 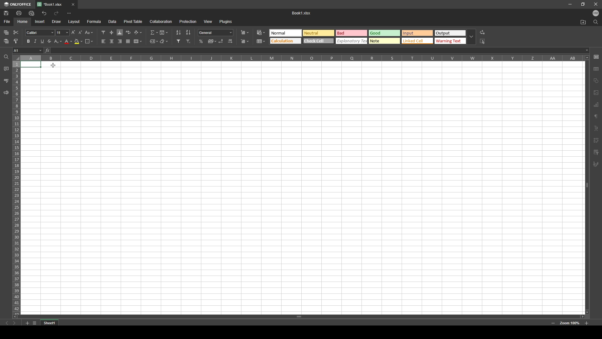 I want to click on fill, so click(x=164, y=32).